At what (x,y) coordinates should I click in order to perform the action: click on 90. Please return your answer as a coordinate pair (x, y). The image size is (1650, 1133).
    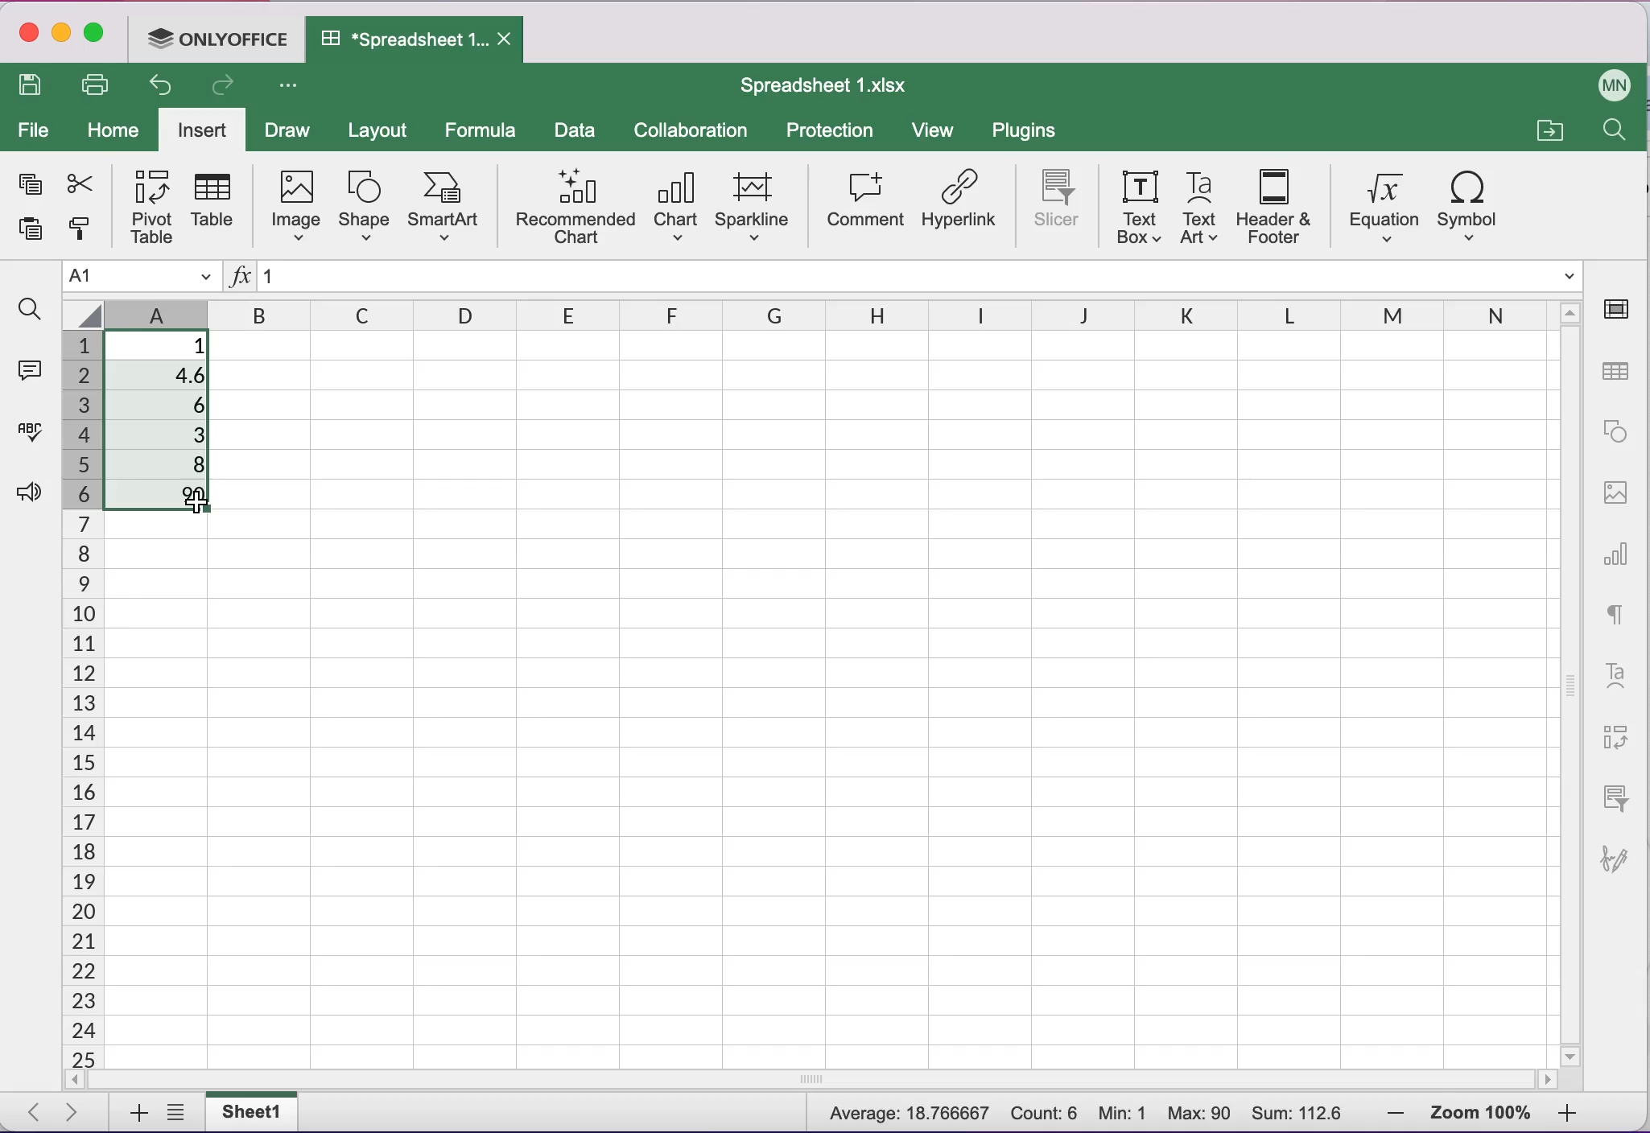
    Looking at the image, I should click on (163, 496).